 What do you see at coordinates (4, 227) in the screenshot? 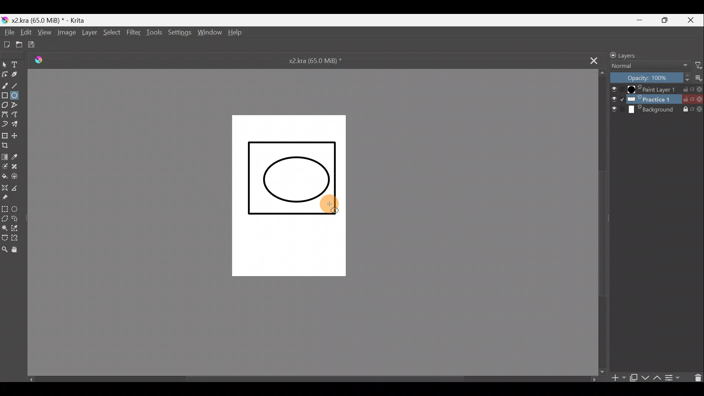
I see `Contiguous selection tool` at bounding box center [4, 227].